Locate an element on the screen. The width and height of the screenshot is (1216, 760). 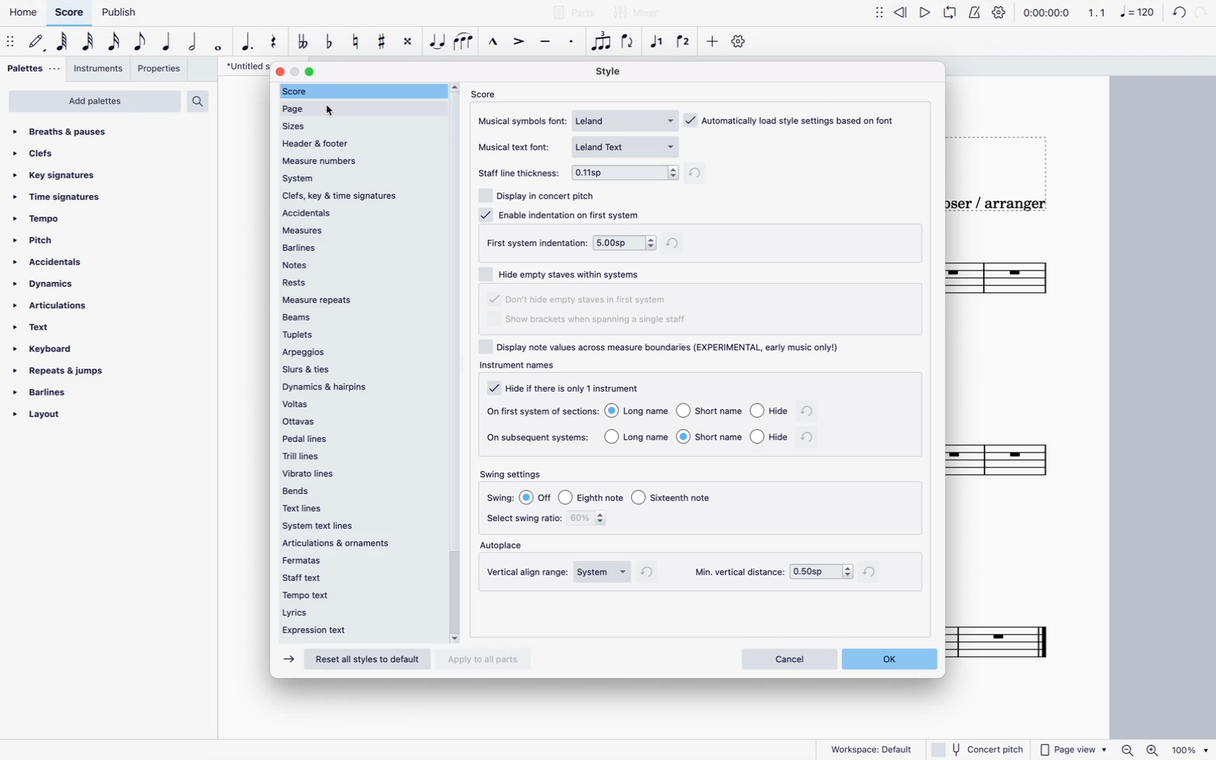
play is located at coordinates (926, 15).